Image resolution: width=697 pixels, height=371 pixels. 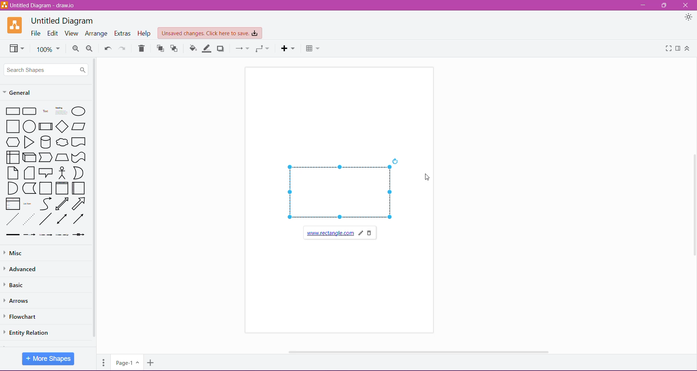 I want to click on File, so click(x=35, y=33).